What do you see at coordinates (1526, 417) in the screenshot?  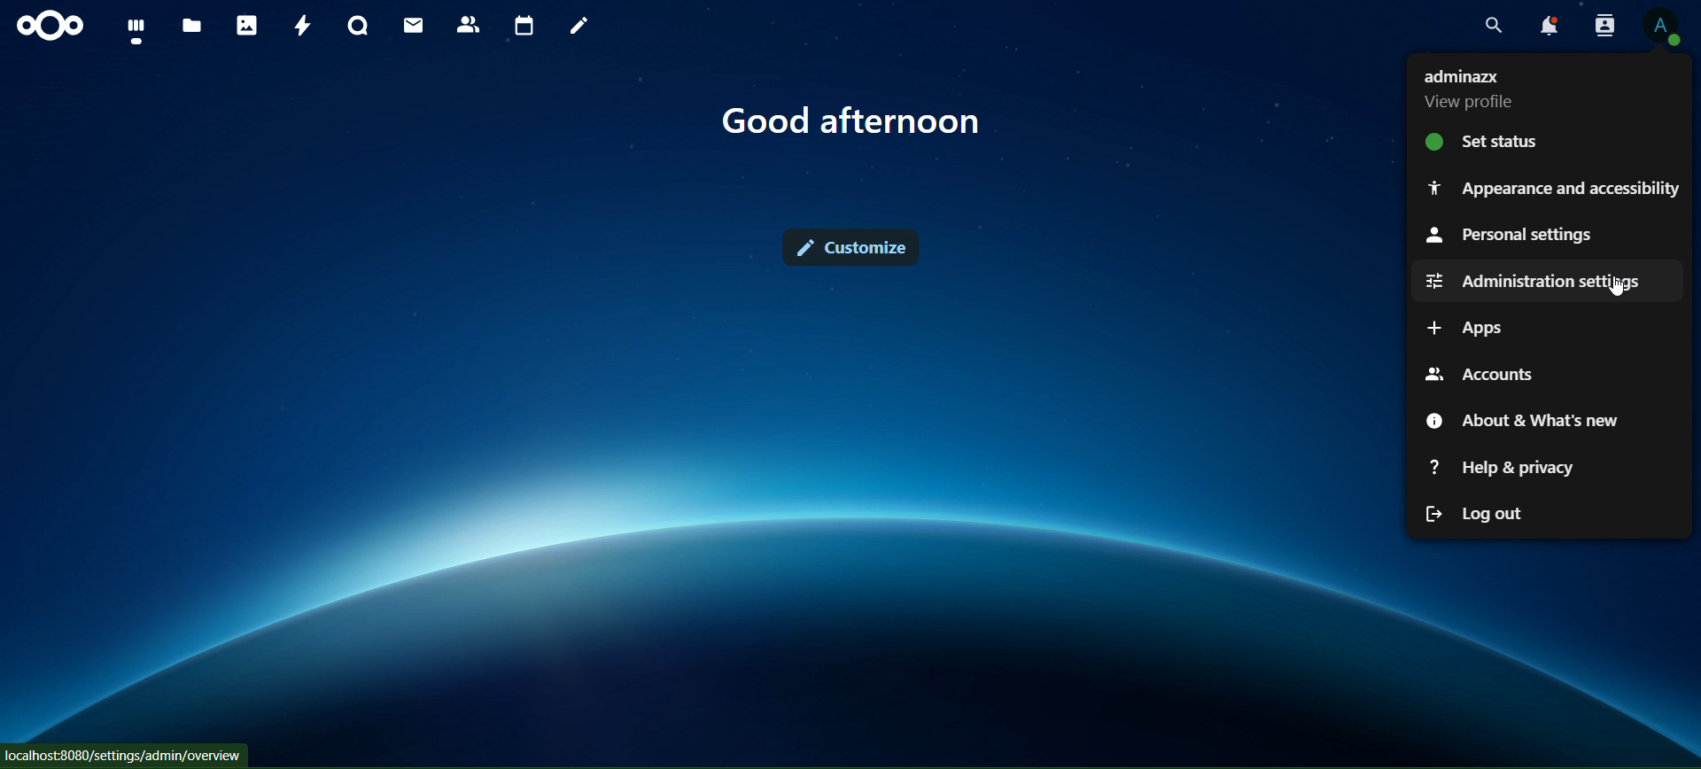 I see `about & what's new` at bounding box center [1526, 417].